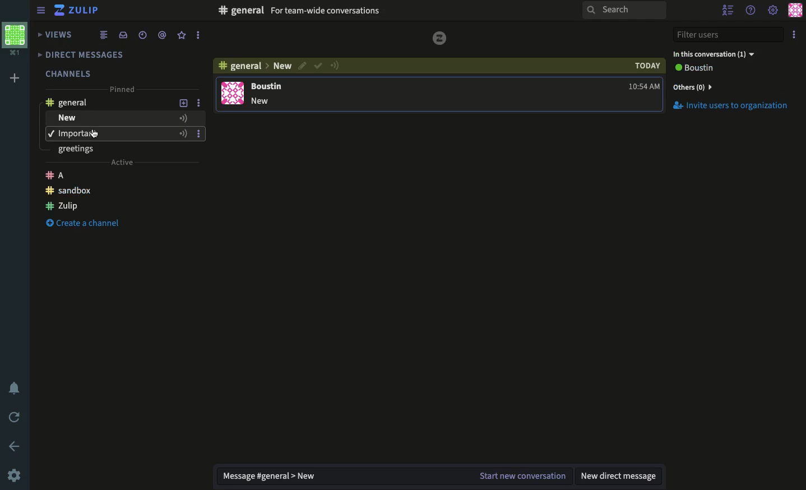  What do you see at coordinates (729, 34) in the screenshot?
I see `Filter users` at bounding box center [729, 34].